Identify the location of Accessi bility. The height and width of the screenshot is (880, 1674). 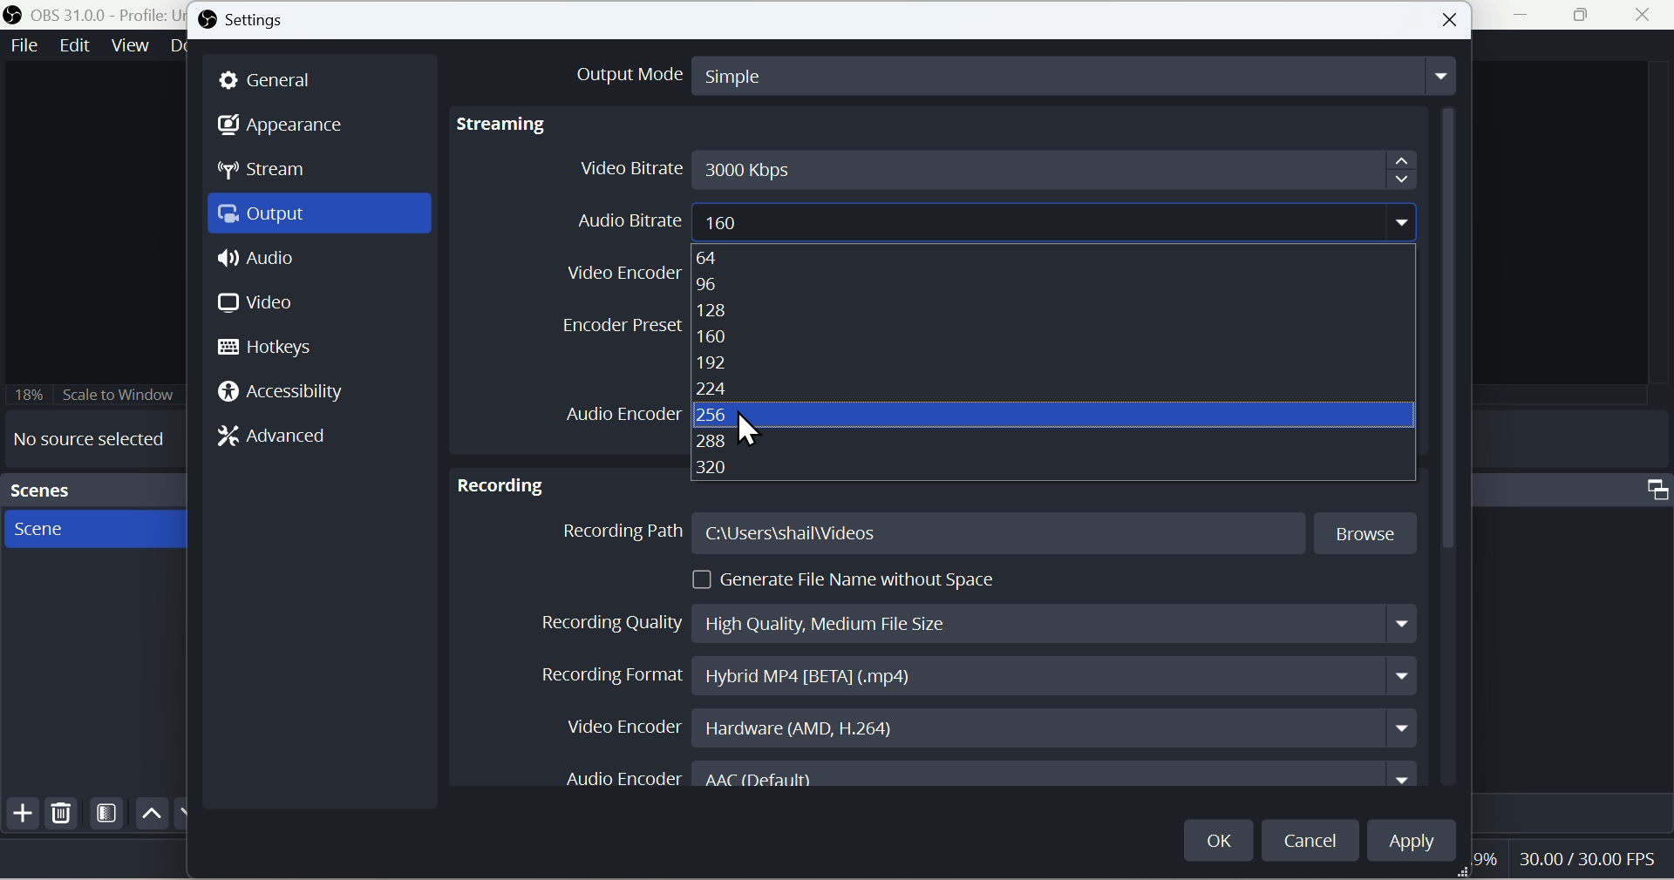
(291, 396).